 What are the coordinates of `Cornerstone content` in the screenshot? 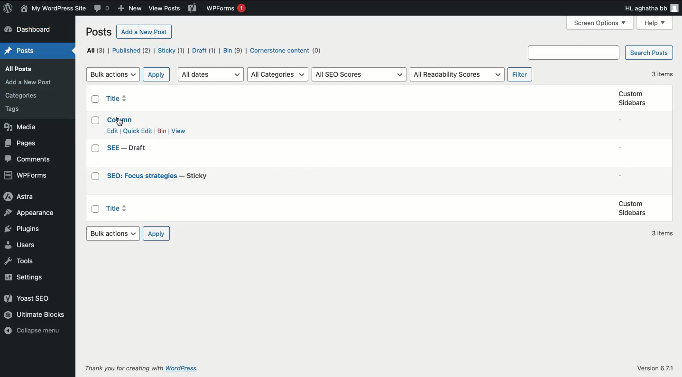 It's located at (288, 51).